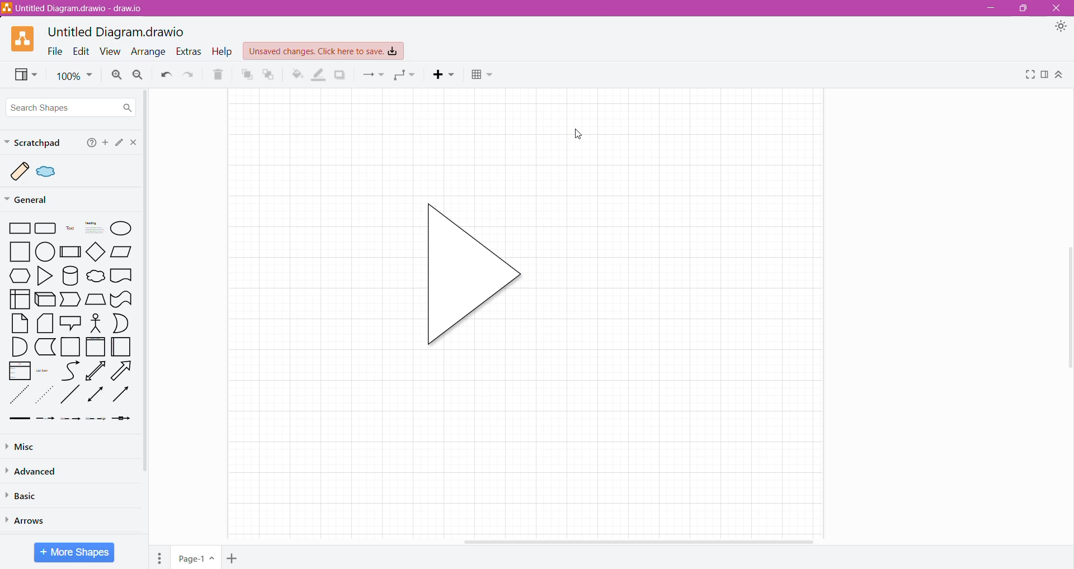 The width and height of the screenshot is (1074, 569). I want to click on Edit, so click(119, 143).